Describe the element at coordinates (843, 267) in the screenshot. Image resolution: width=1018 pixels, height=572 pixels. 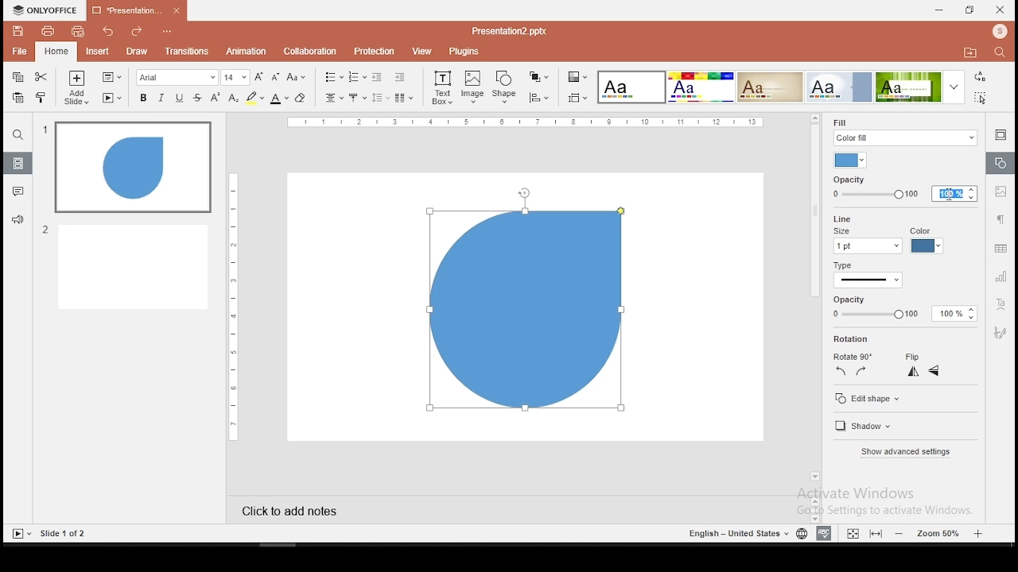
I see `type` at that location.